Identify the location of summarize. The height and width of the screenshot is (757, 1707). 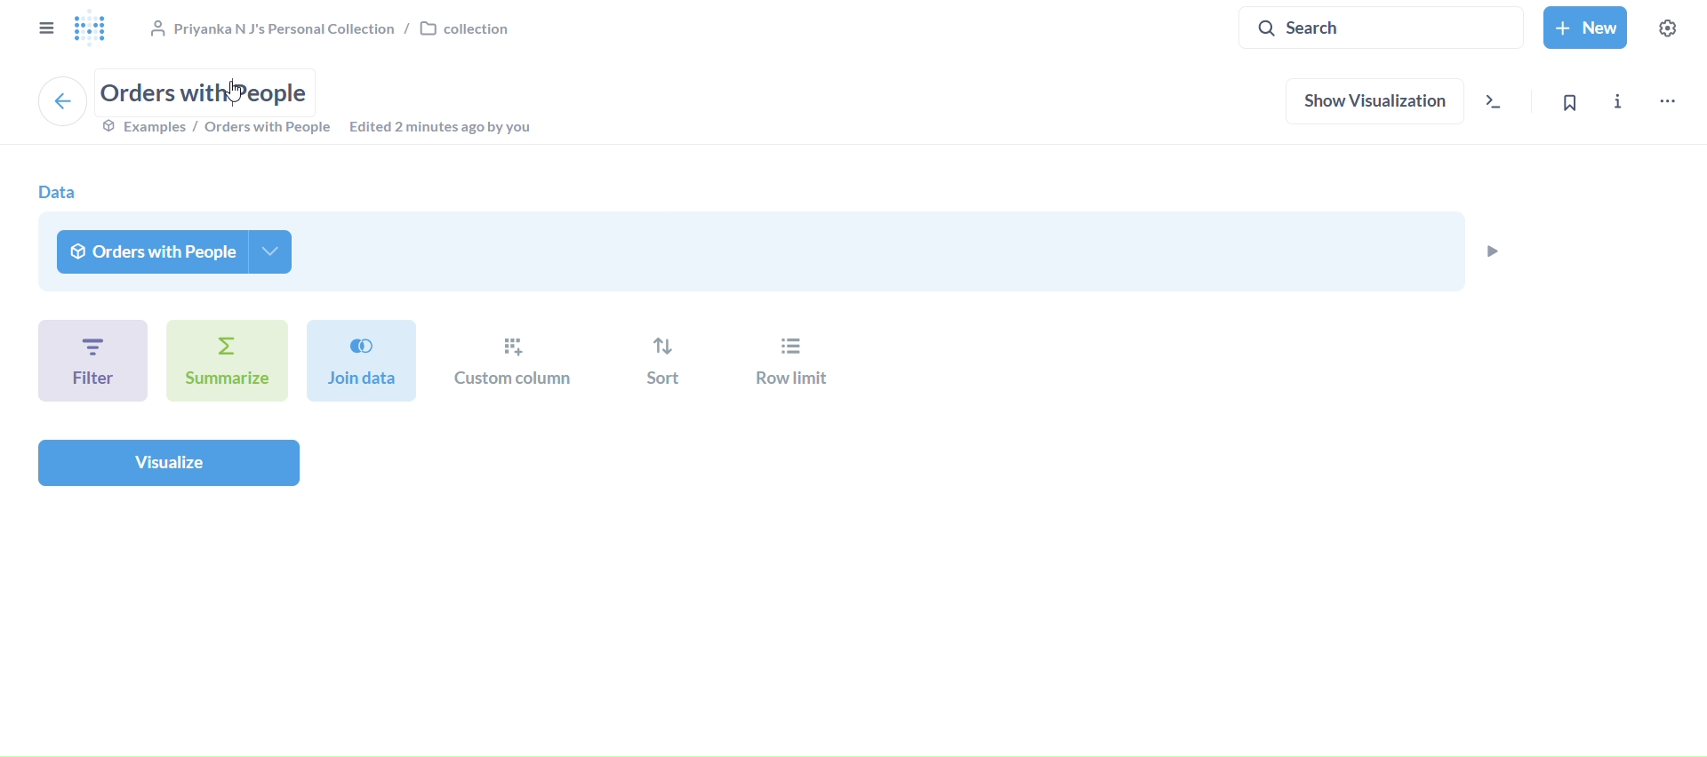
(227, 361).